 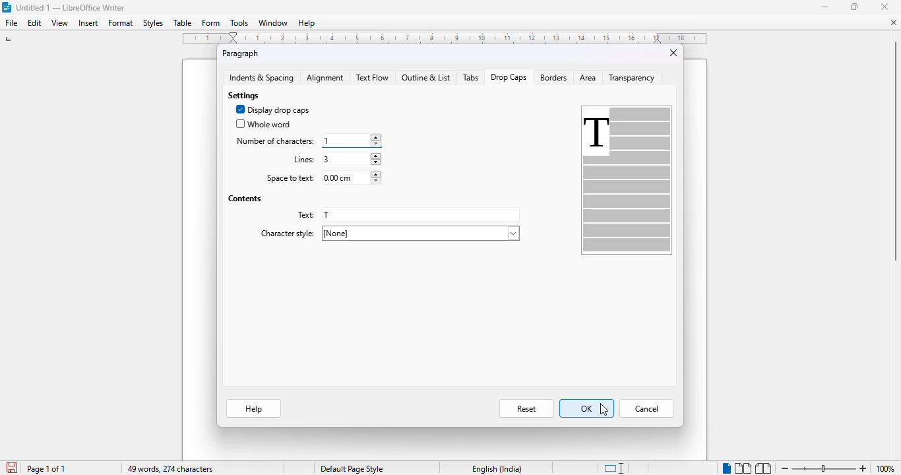 I want to click on tabs, so click(x=472, y=77).